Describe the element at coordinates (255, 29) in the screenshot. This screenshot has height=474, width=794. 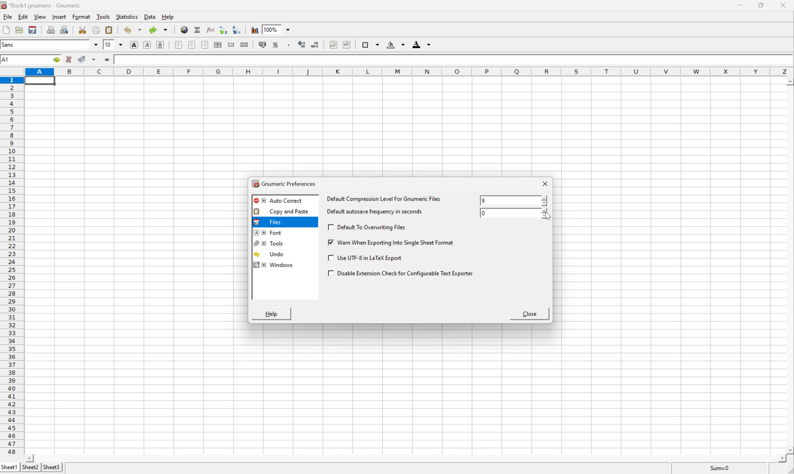
I see `insert chart` at that location.